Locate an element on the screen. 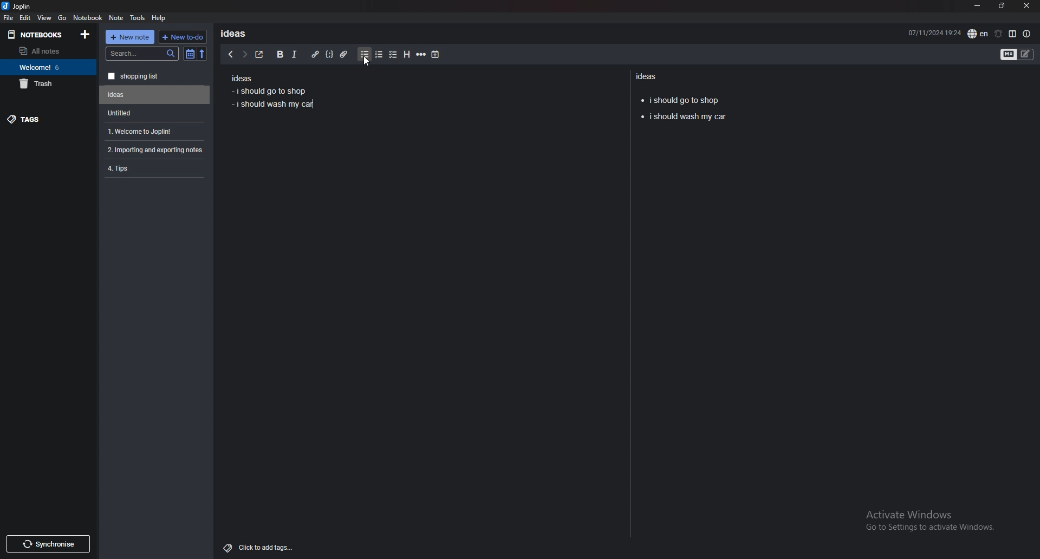 The image size is (1040, 559). edit is located at coordinates (25, 18).